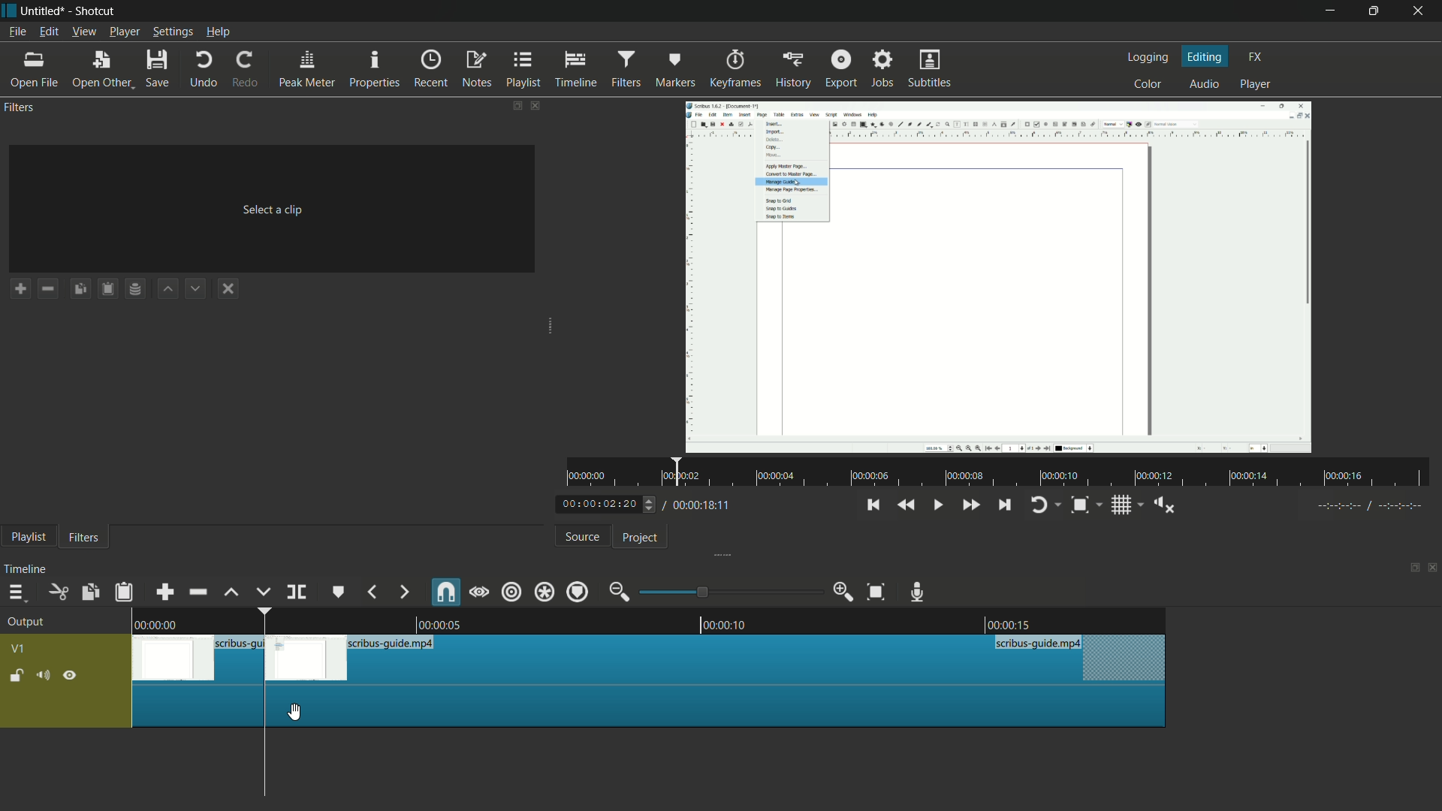 The width and height of the screenshot is (1442, 811). Describe the element at coordinates (15, 592) in the screenshot. I see `timeline menu` at that location.